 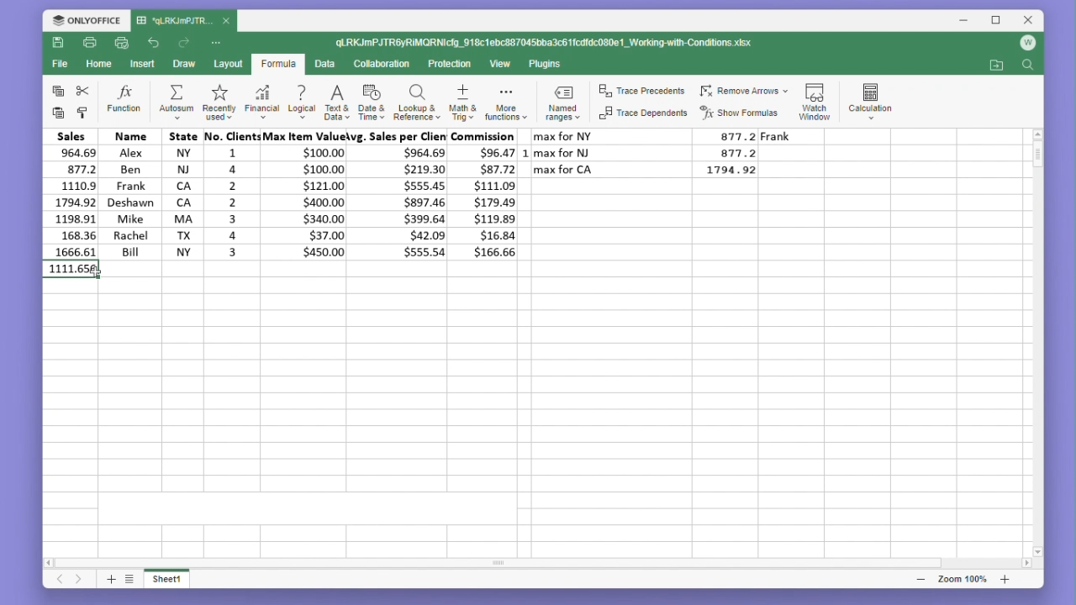 I want to click on Function, so click(x=125, y=100).